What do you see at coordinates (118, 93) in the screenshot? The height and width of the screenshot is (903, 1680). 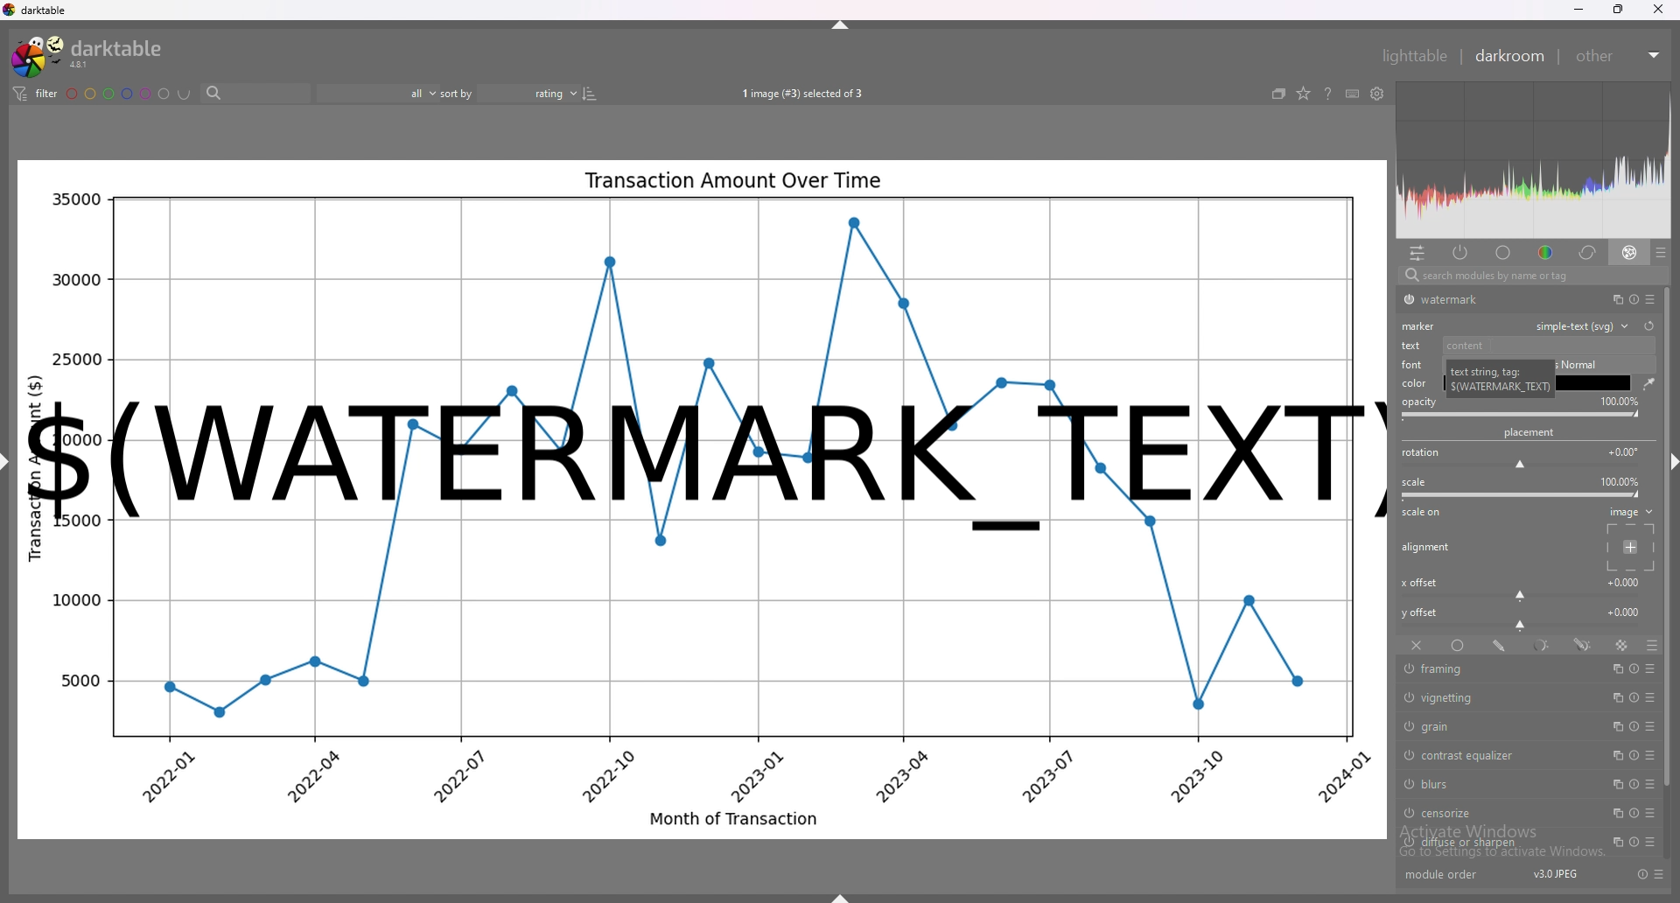 I see `color labels` at bounding box center [118, 93].